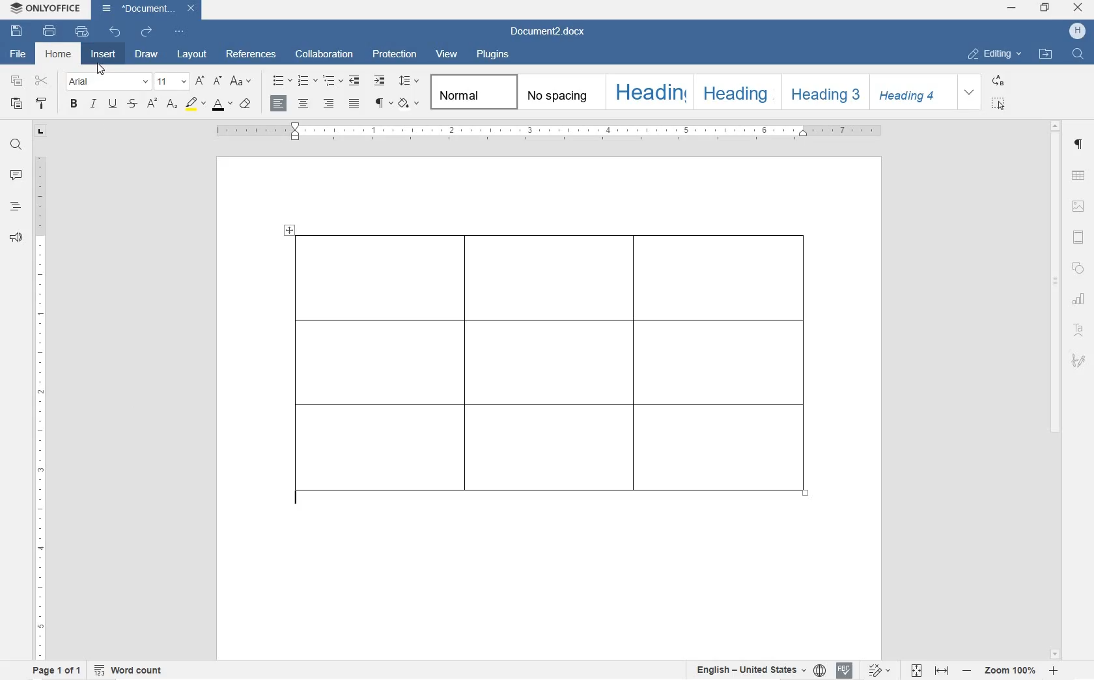 Image resolution: width=1094 pixels, height=680 pixels. I want to click on HEADING 3, so click(822, 92).